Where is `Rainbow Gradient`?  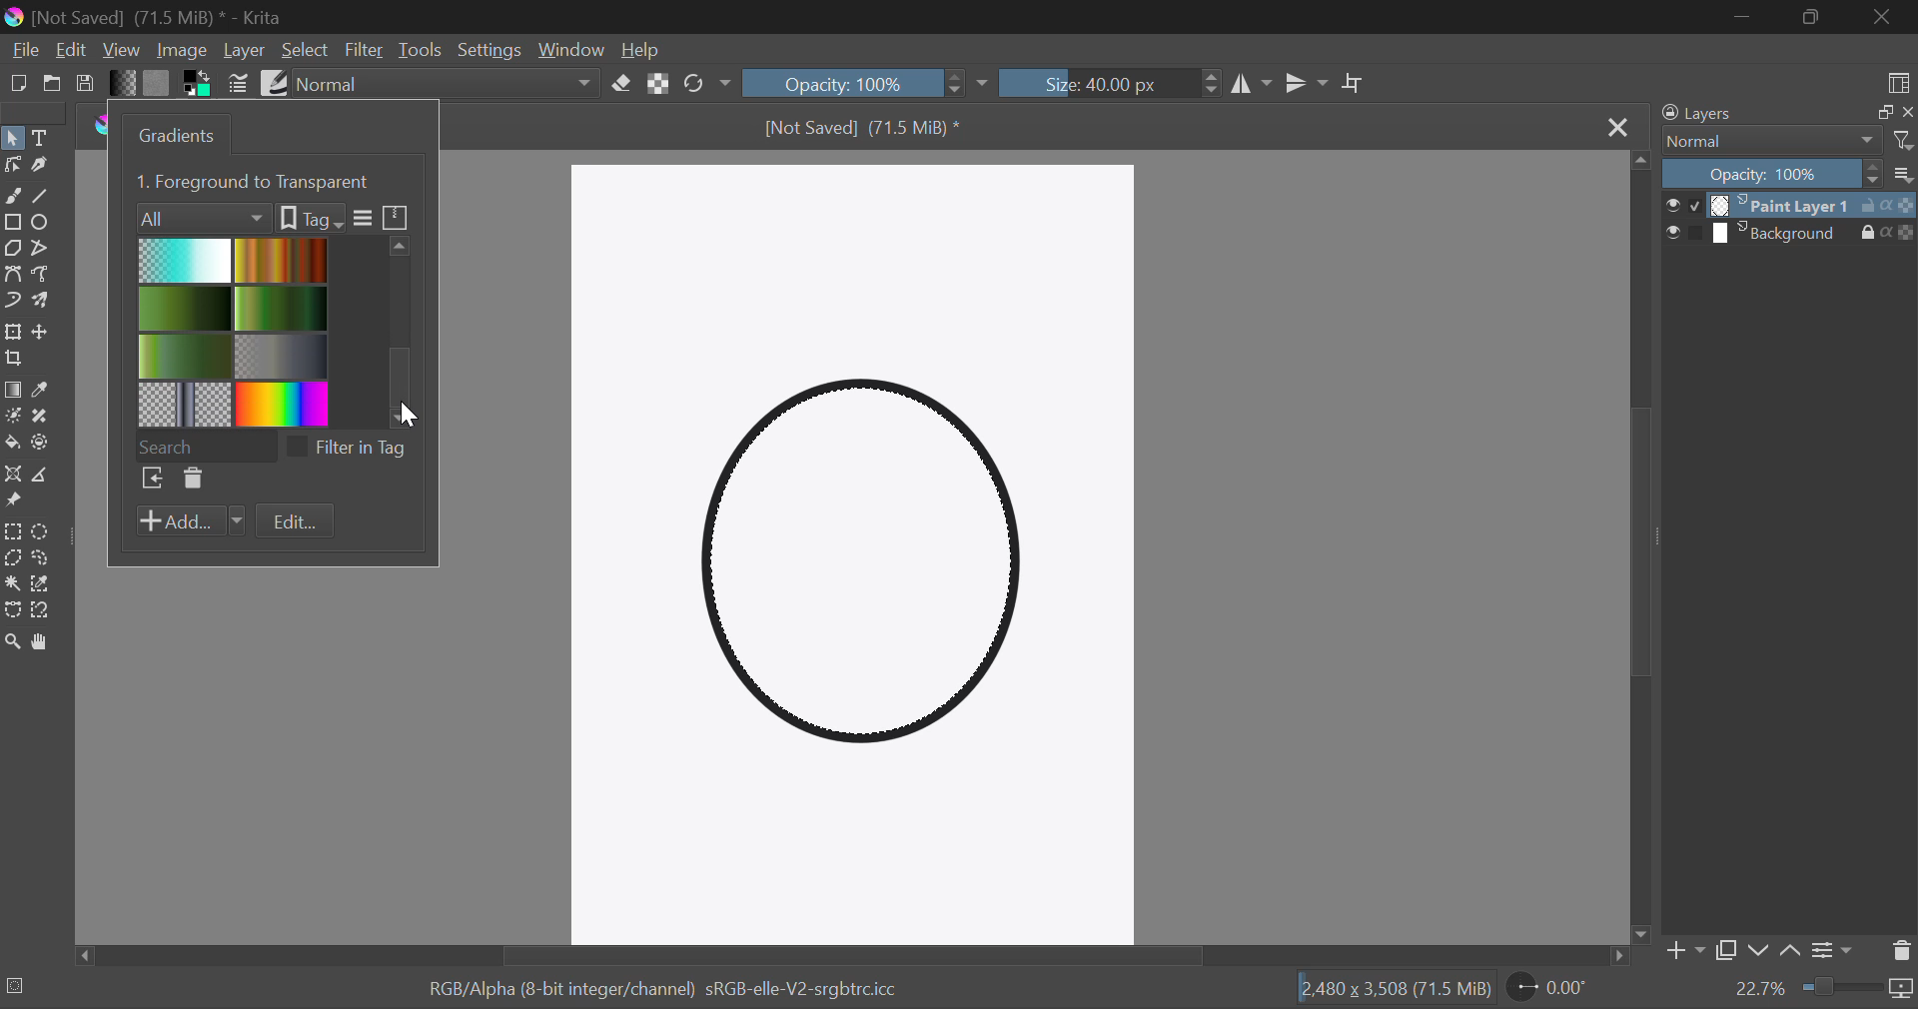 Rainbow Gradient is located at coordinates (284, 404).